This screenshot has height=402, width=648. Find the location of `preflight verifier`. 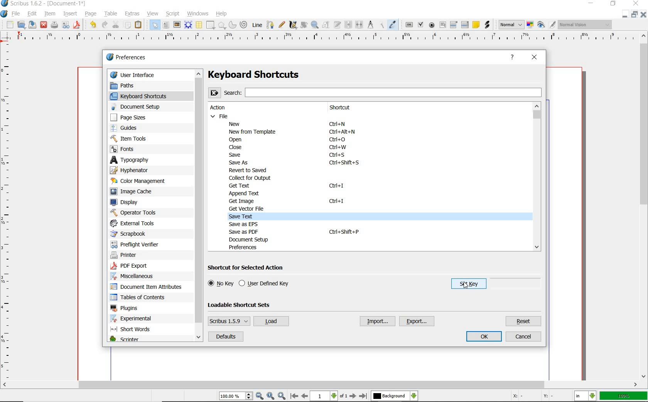

preflight verifier is located at coordinates (135, 243).